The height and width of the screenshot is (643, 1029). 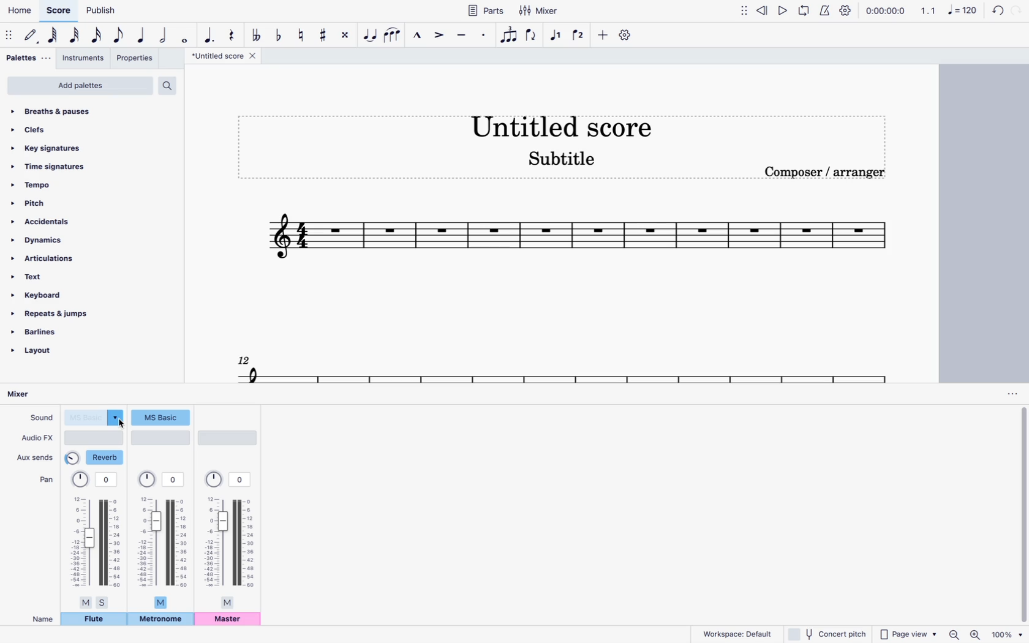 What do you see at coordinates (66, 129) in the screenshot?
I see `clefs` at bounding box center [66, 129].